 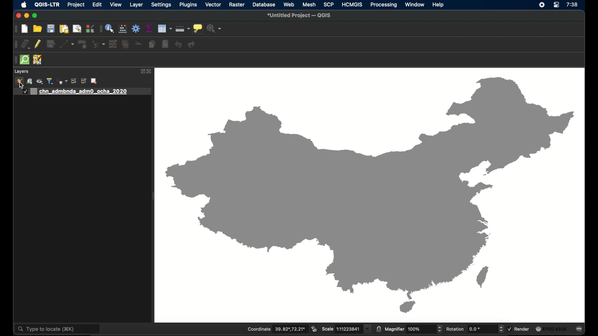 What do you see at coordinates (552, 329) in the screenshot?
I see `current crs` at bounding box center [552, 329].